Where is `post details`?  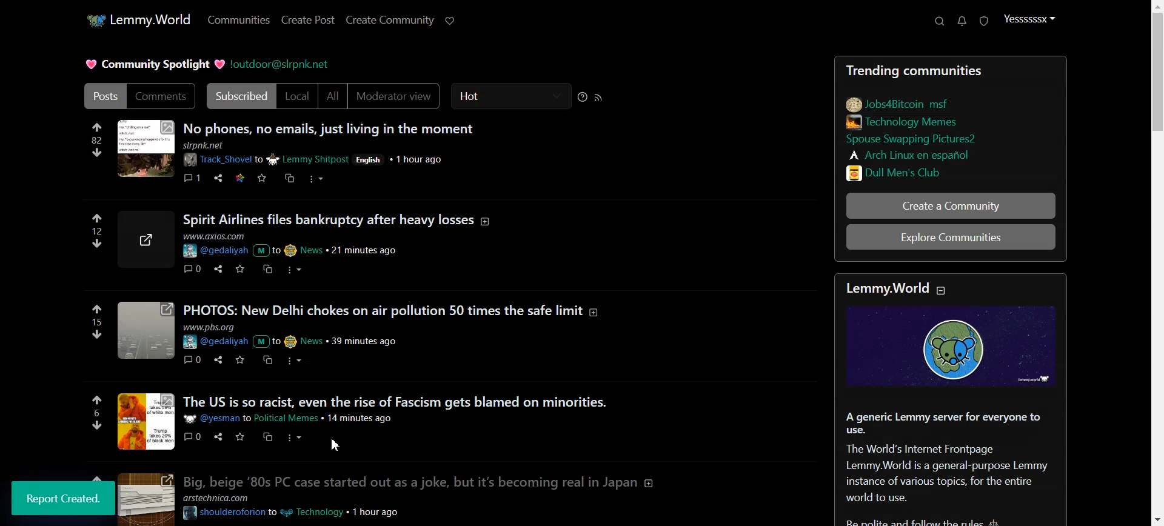
post details is located at coordinates (333, 155).